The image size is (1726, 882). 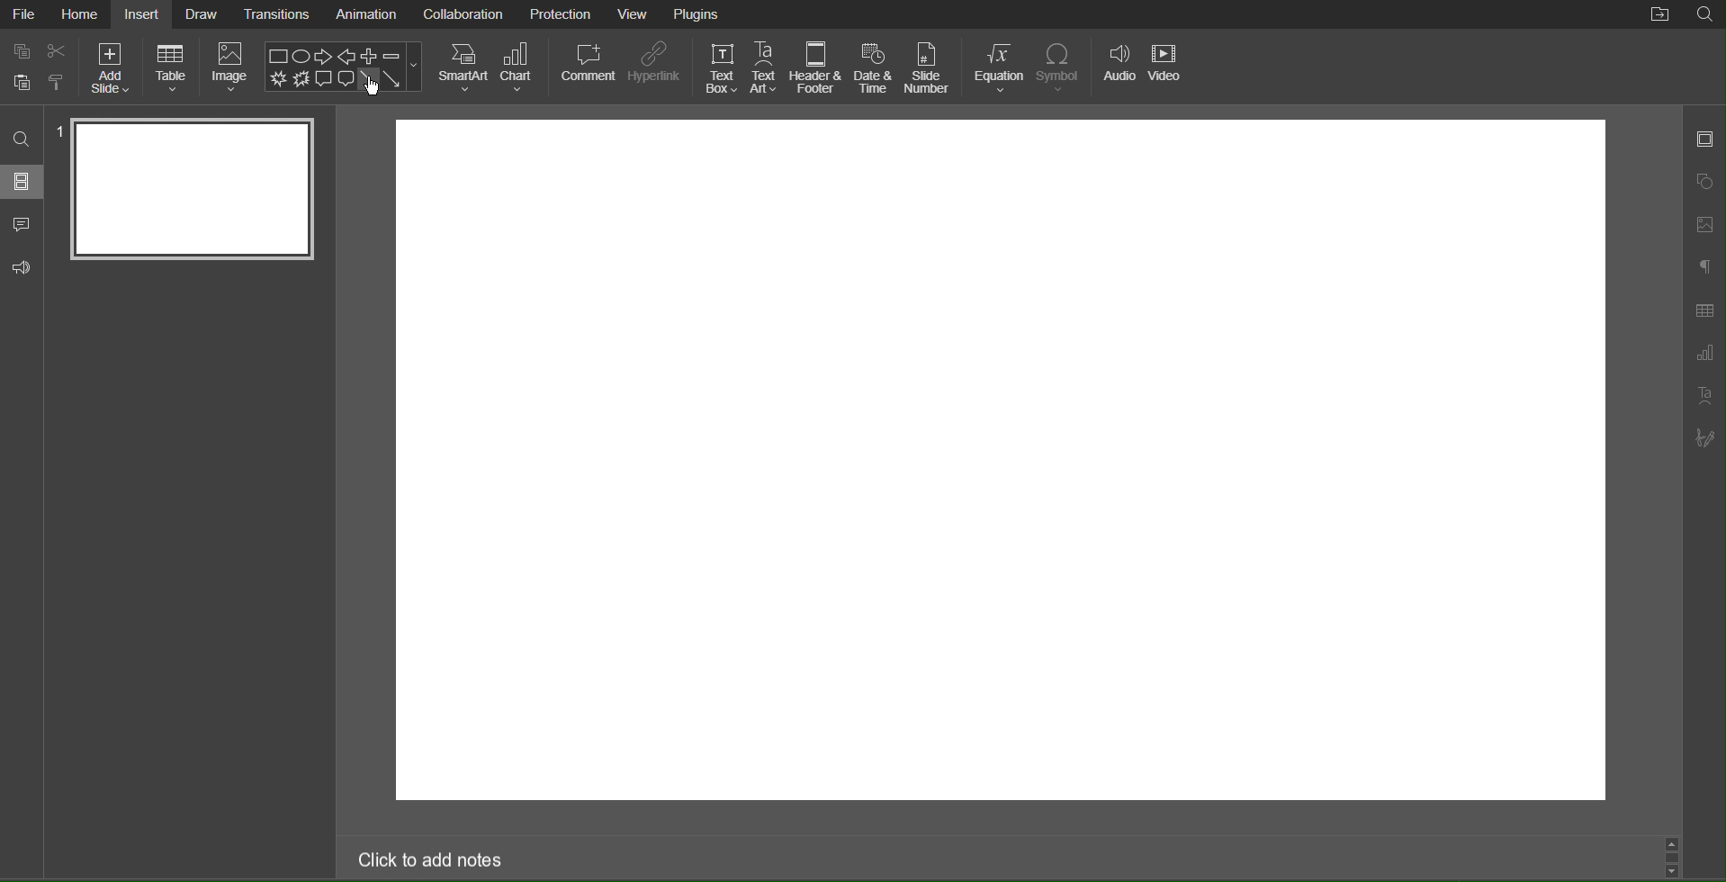 I want to click on Open File Location, so click(x=1660, y=15).